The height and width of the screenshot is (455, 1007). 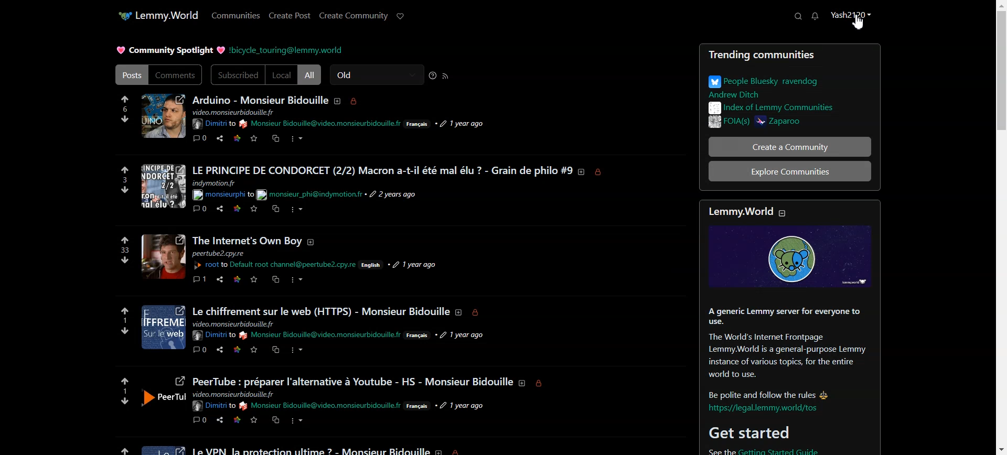 What do you see at coordinates (125, 108) in the screenshot?
I see `6` at bounding box center [125, 108].